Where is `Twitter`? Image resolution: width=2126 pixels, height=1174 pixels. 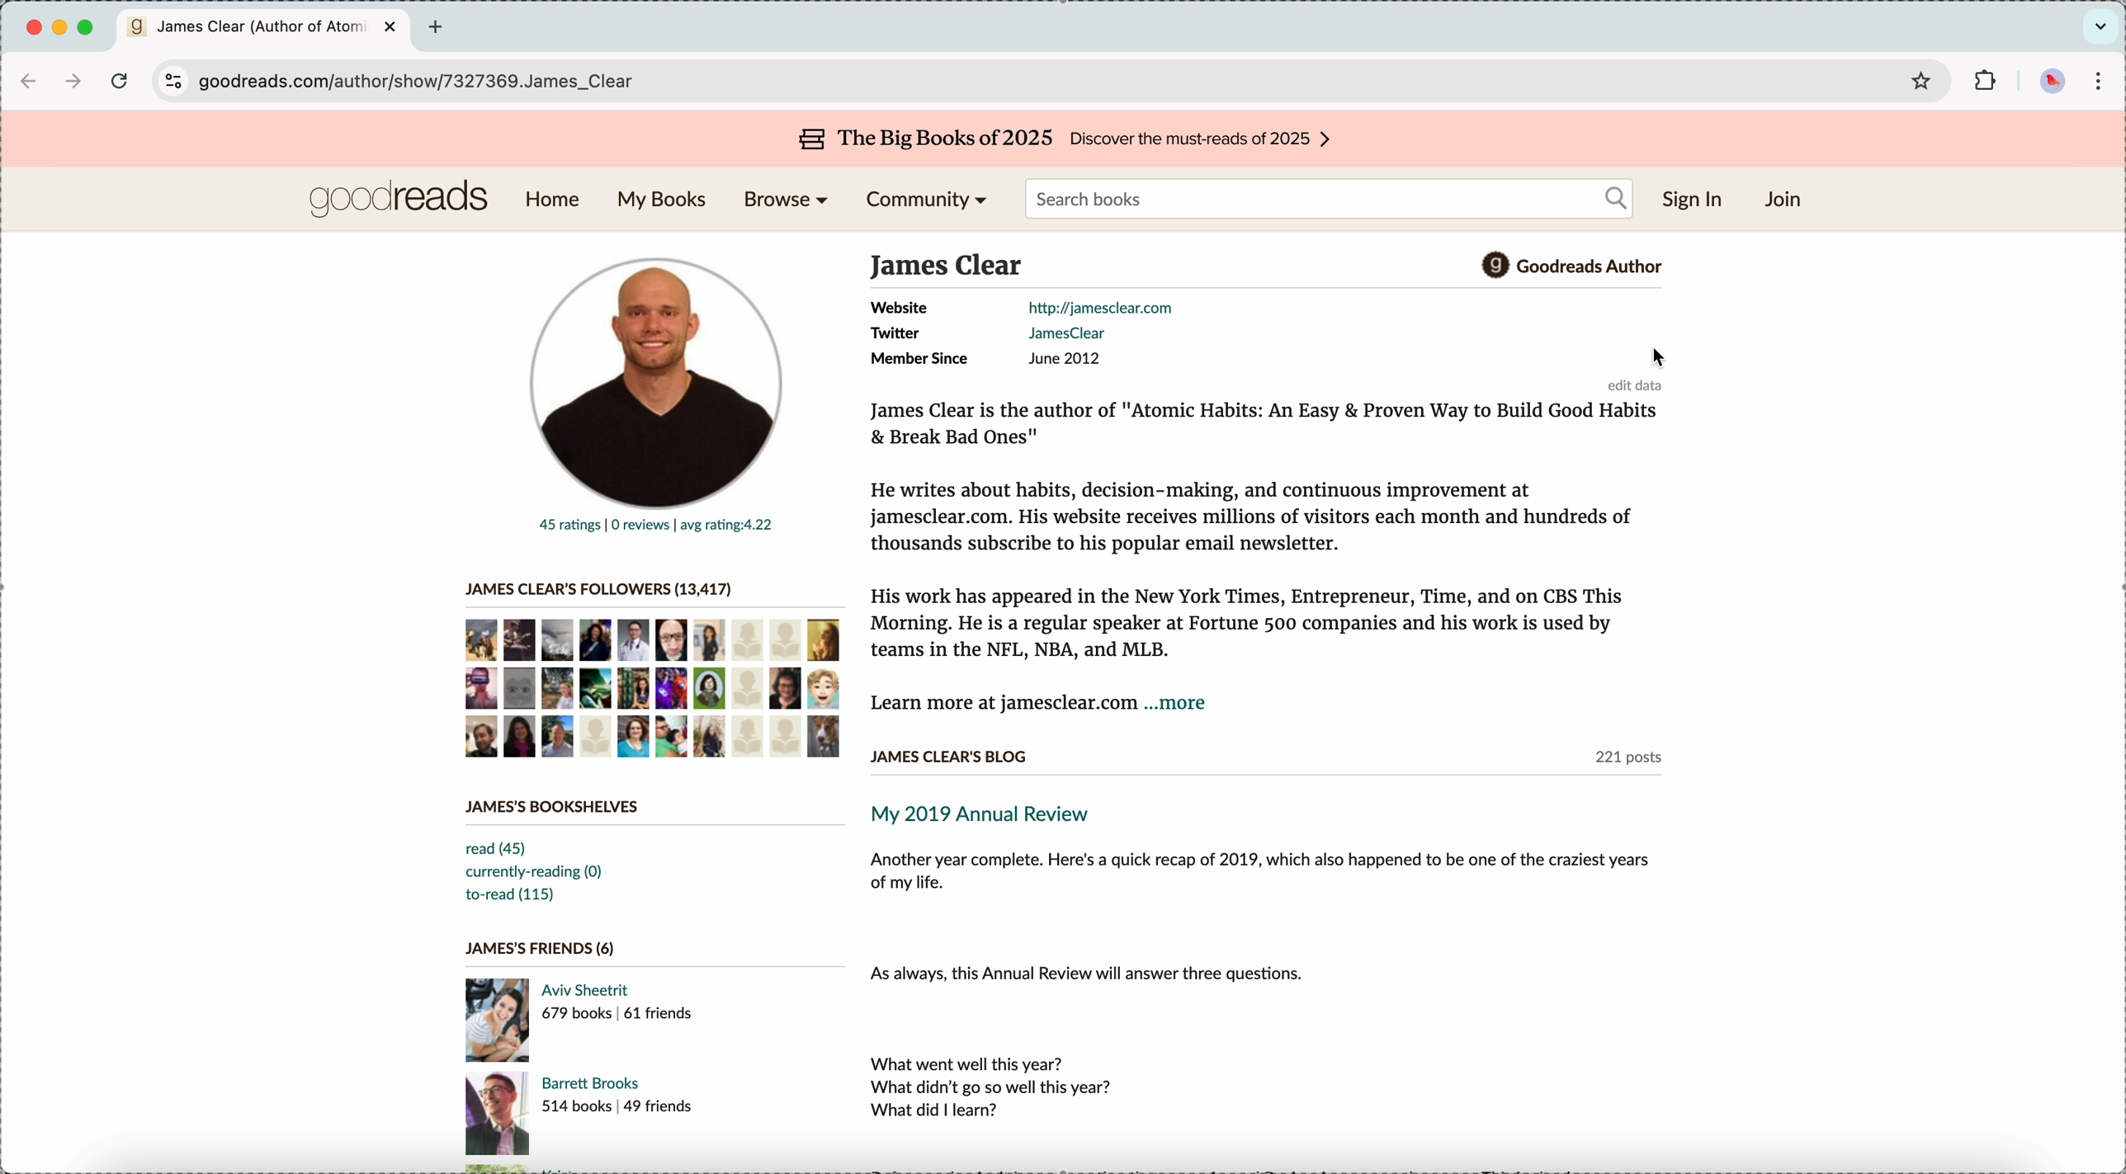
Twitter is located at coordinates (894, 334).